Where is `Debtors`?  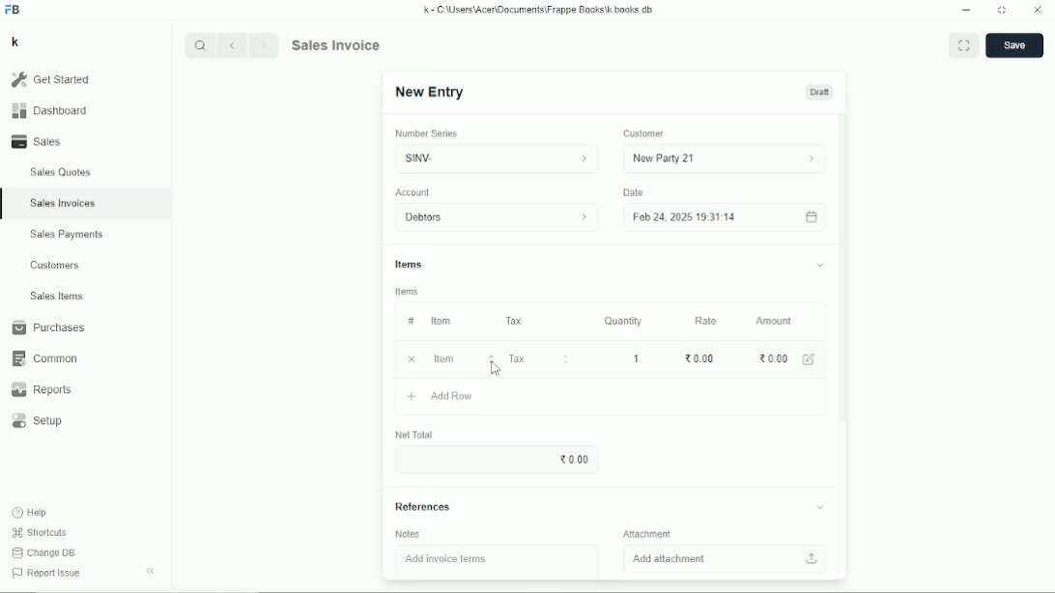 Debtors is located at coordinates (499, 217).